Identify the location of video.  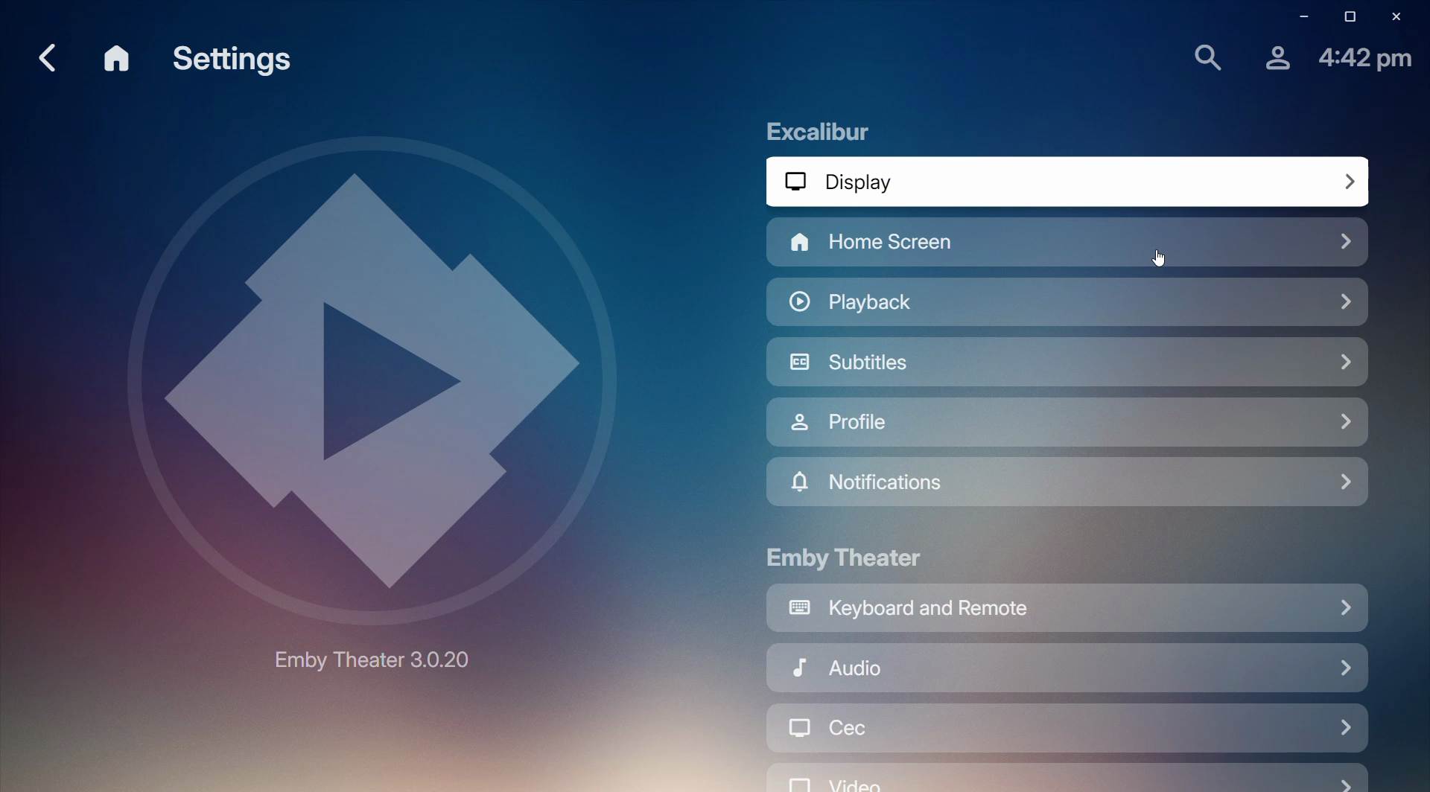
(1071, 782).